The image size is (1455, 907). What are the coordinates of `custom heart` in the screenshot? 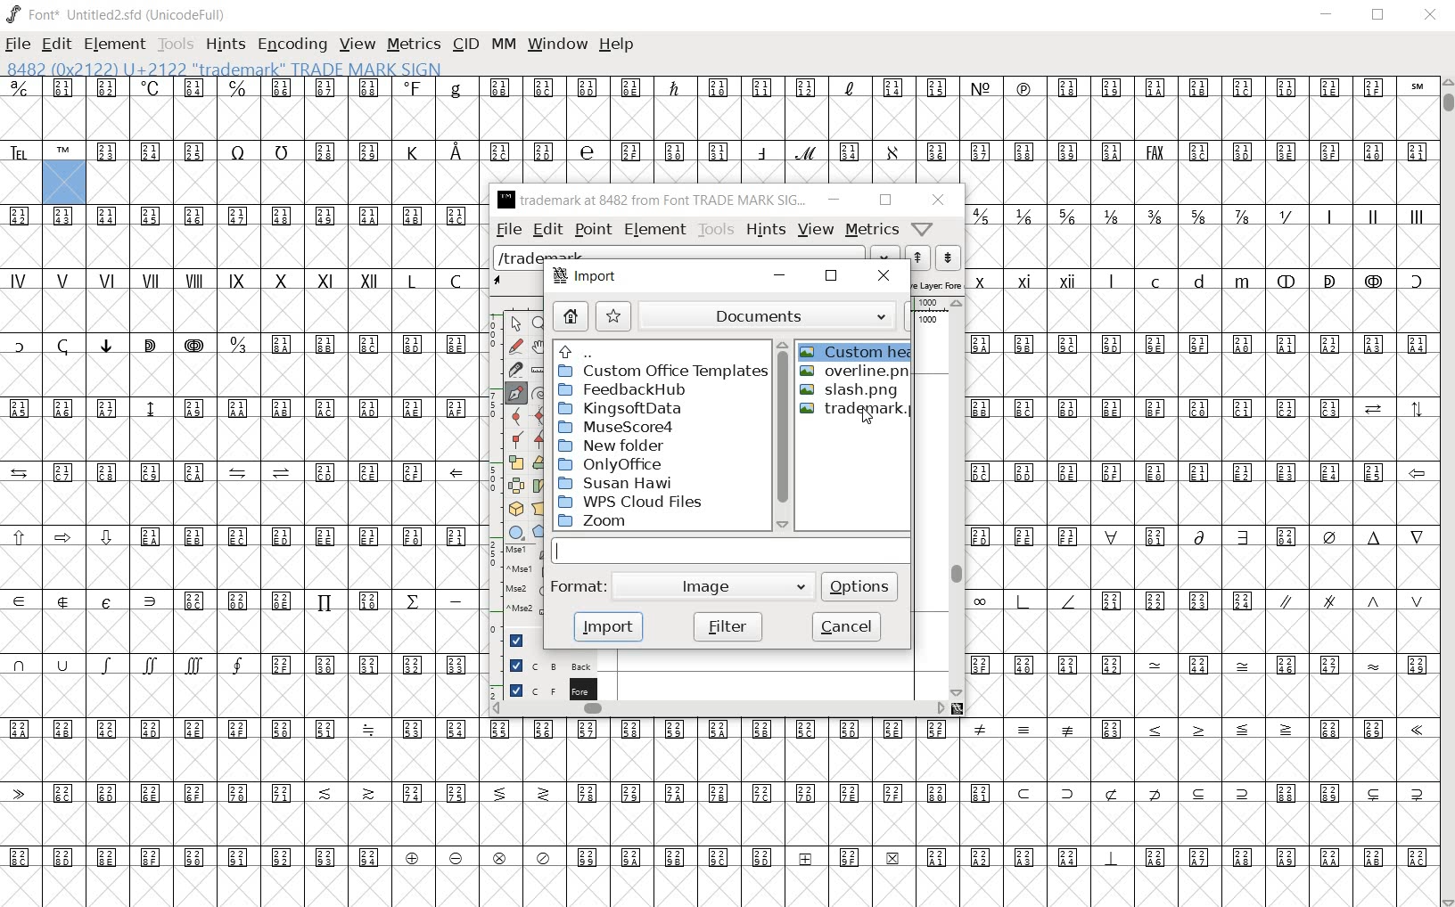 It's located at (854, 353).